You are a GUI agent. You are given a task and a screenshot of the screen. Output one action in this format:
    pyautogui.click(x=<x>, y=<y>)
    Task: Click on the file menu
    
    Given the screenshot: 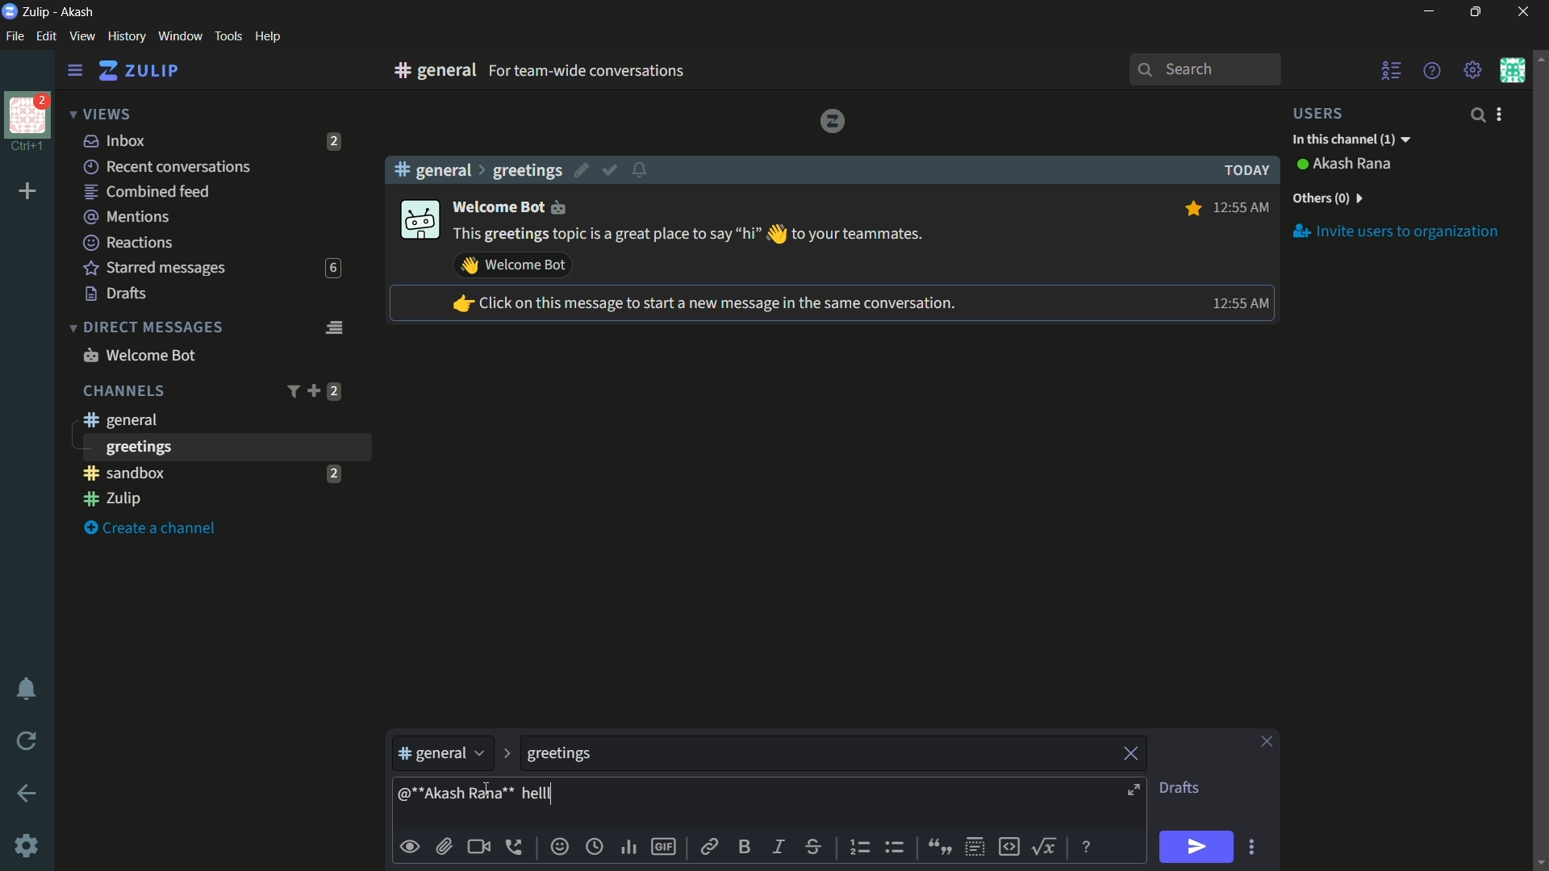 What is the action you would take?
    pyautogui.click(x=15, y=37)
    